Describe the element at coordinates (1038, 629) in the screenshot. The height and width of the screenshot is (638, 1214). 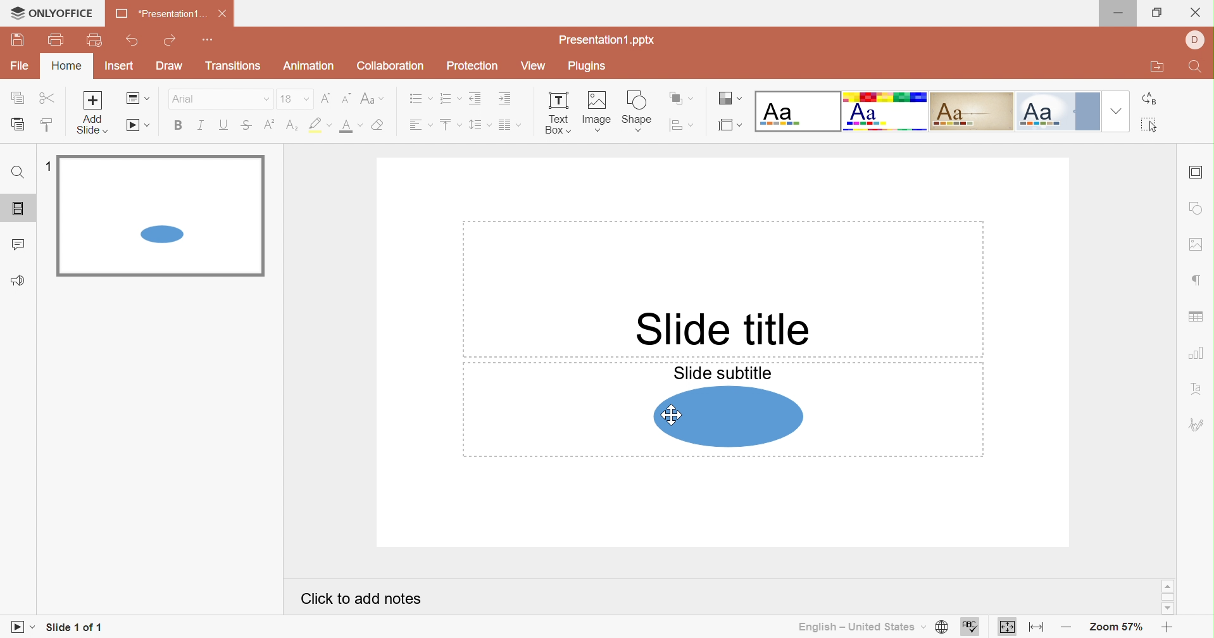
I see `Fit to width` at that location.